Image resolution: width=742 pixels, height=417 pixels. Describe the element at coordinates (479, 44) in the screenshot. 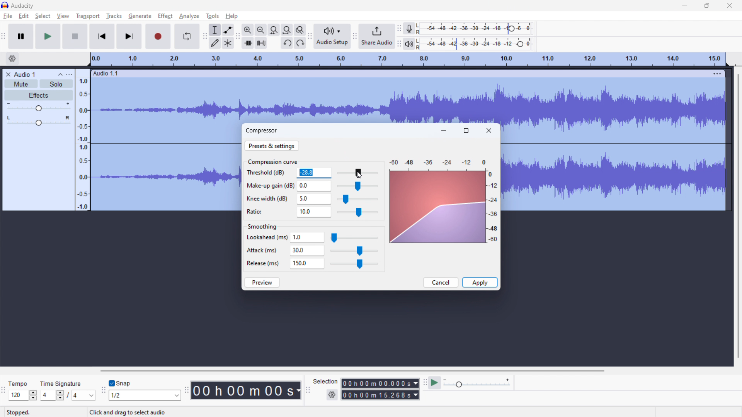

I see `playback level` at that location.